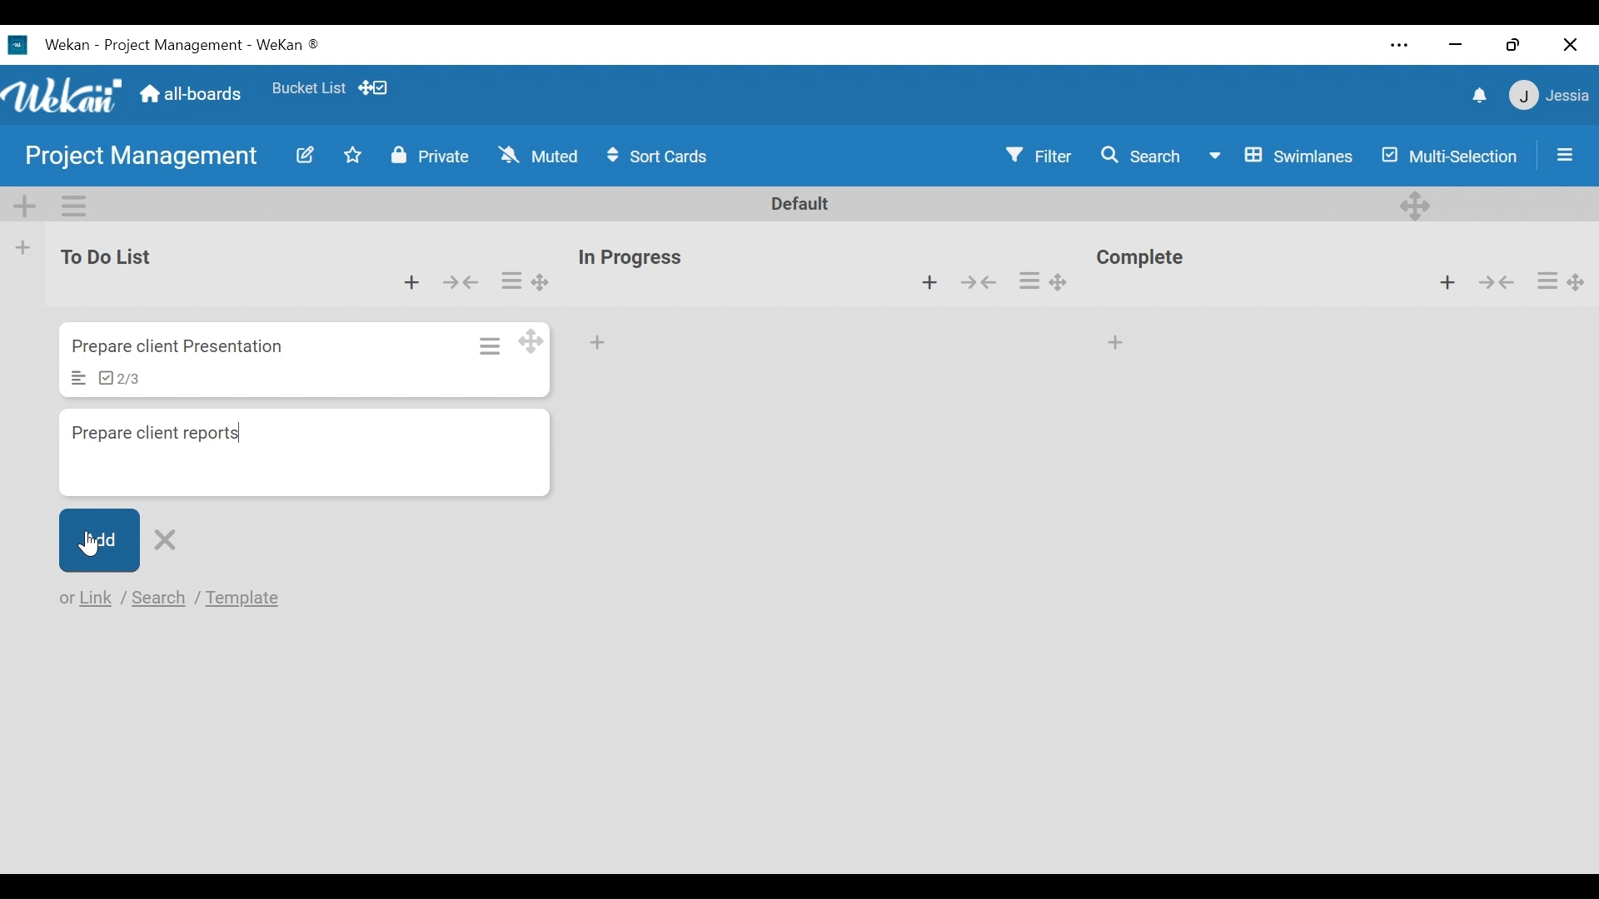 The width and height of the screenshot is (1599, 899). I want to click on Desktop drag handles, so click(533, 341).